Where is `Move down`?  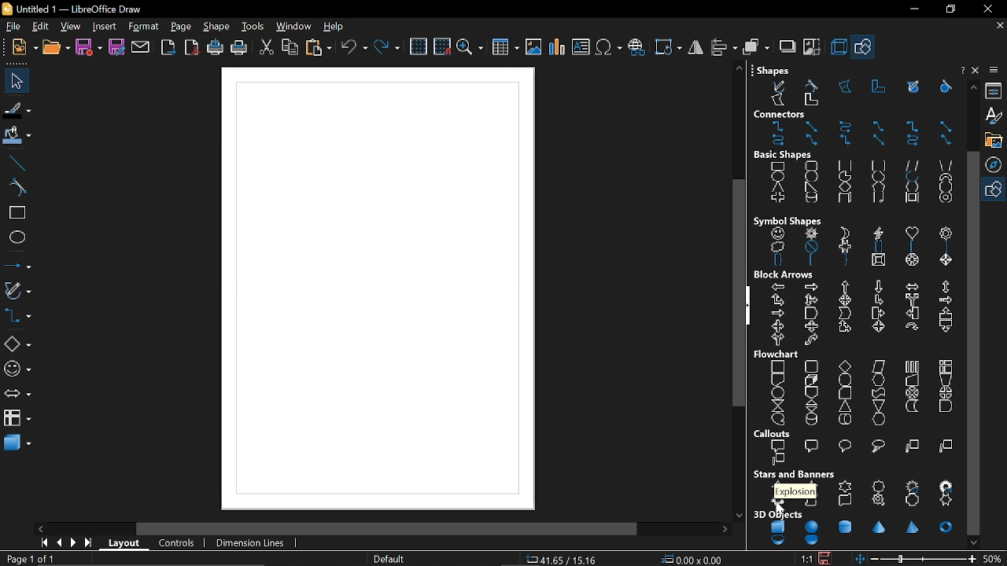 Move down is located at coordinates (975, 542).